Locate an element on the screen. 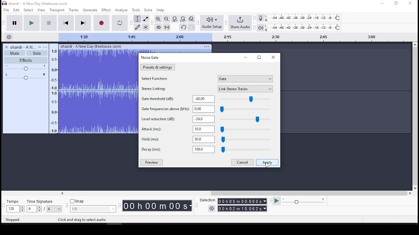  tracks is located at coordinates (74, 10).